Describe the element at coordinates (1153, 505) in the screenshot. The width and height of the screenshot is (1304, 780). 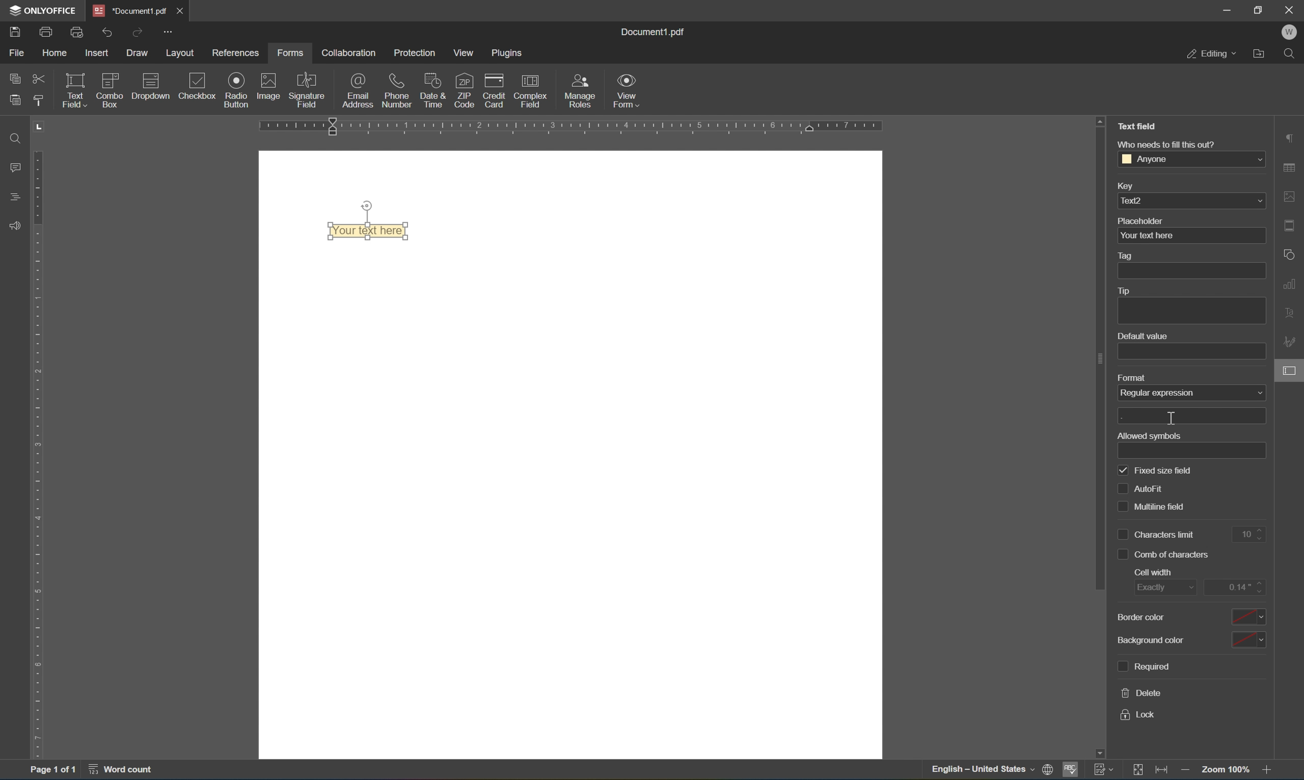
I see `multiline field` at that location.